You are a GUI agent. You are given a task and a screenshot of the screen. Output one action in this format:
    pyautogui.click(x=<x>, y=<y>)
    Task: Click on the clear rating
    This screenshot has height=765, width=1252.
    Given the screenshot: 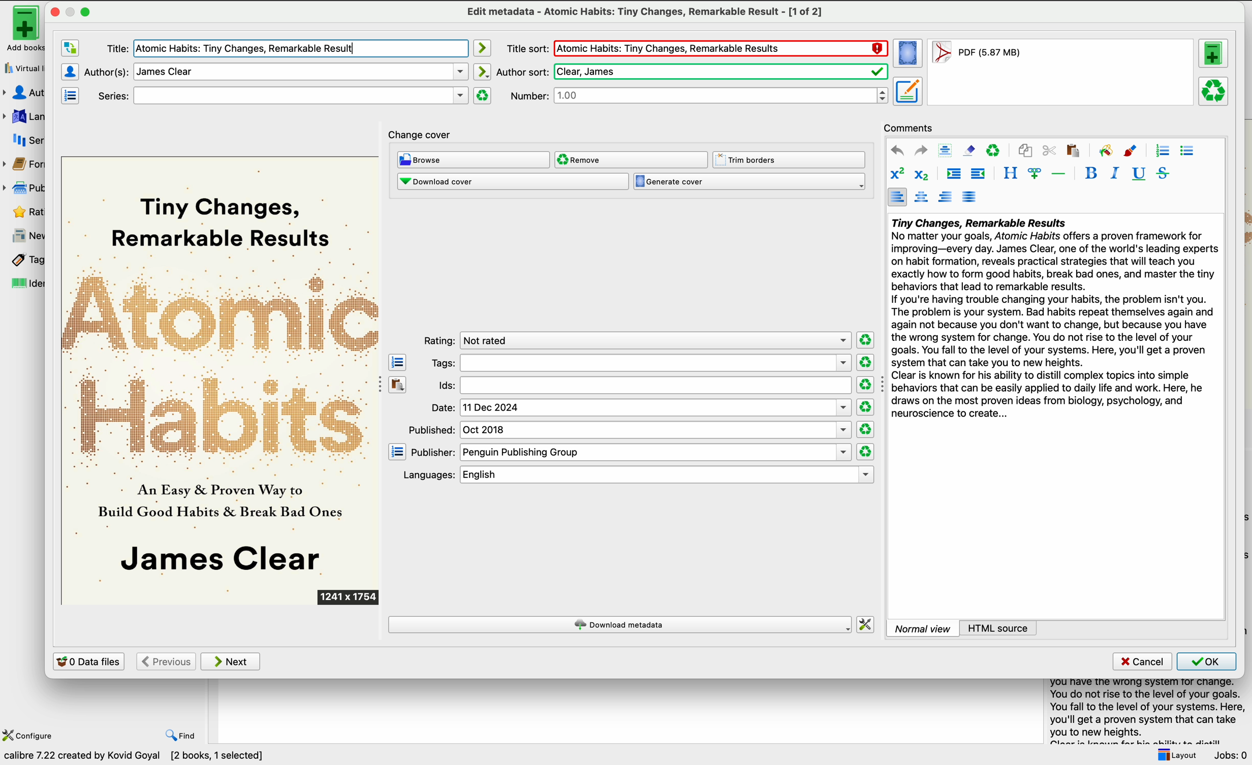 What is the action you would take?
    pyautogui.click(x=864, y=430)
    